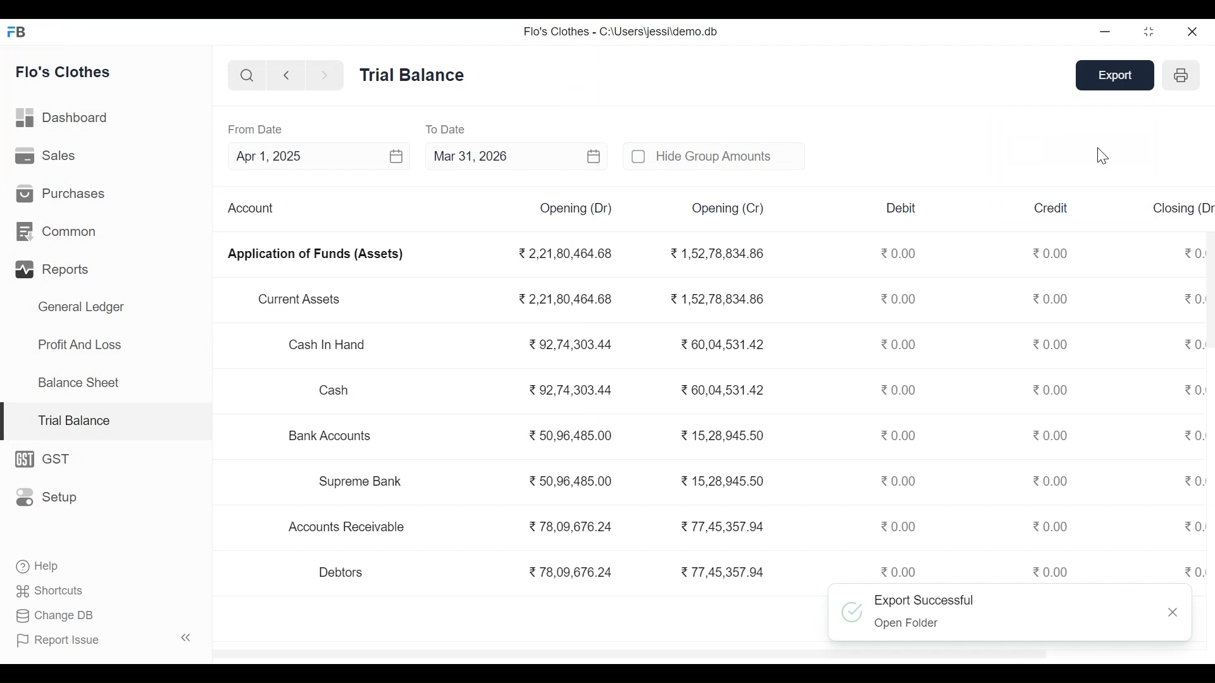  I want to click on 0.00, so click(1193, 346).